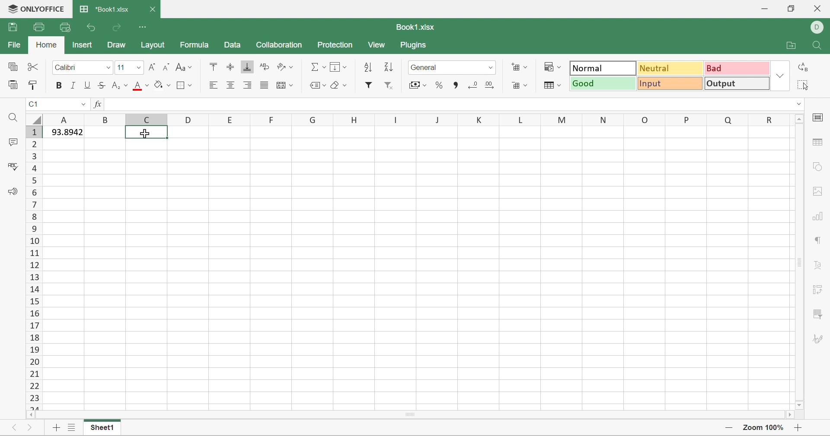  I want to click on cell settings, so click(819, 116).